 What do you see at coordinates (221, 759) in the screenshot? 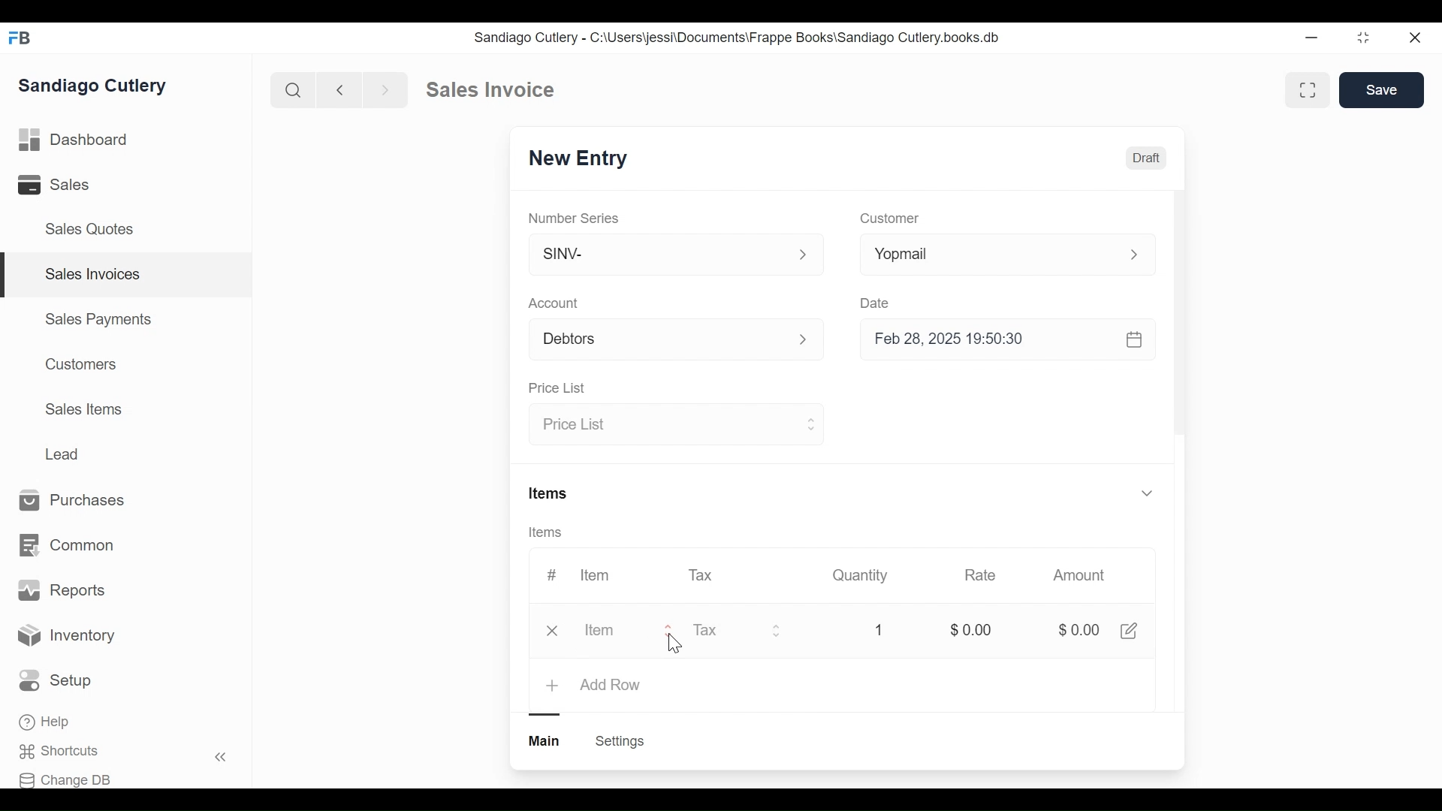
I see `«` at bounding box center [221, 759].